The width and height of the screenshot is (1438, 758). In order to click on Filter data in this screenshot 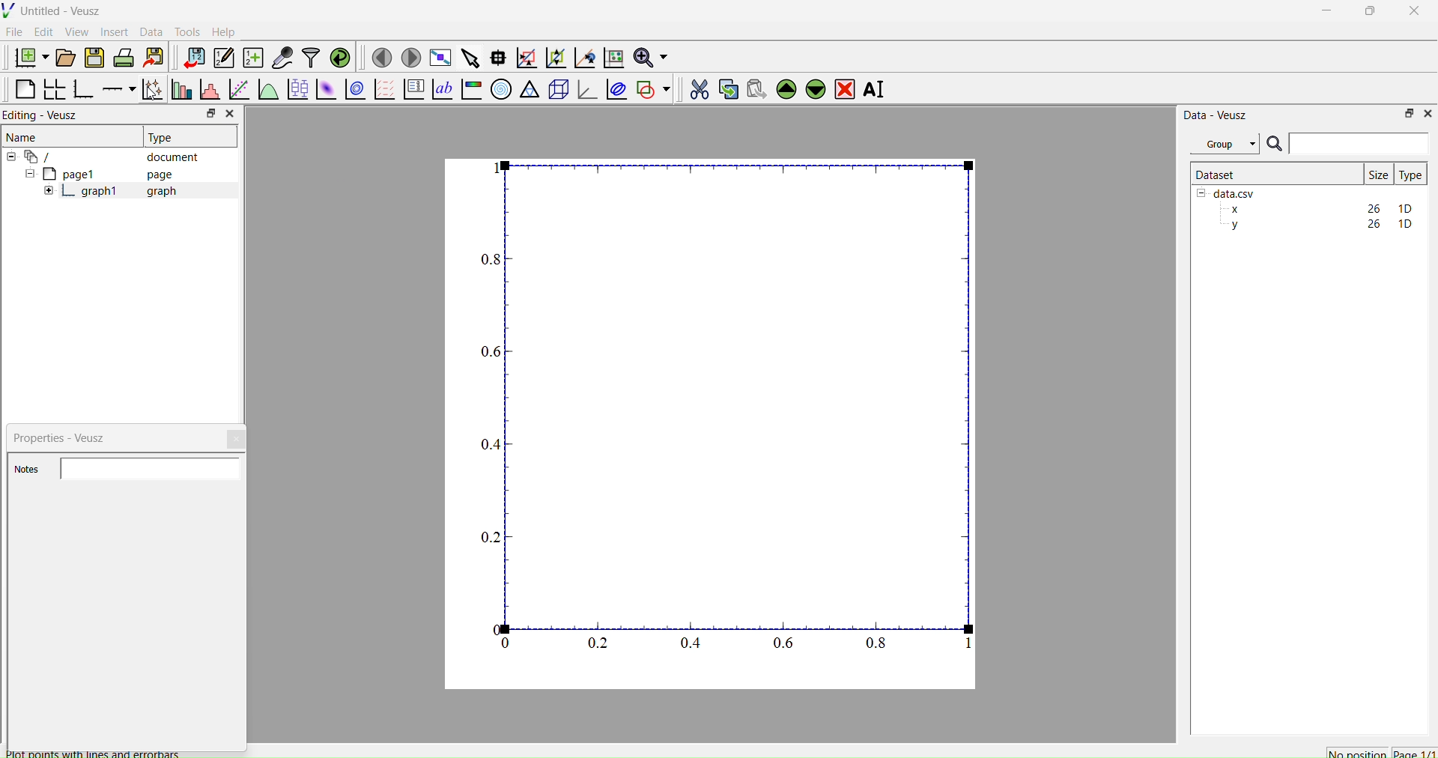, I will do `click(310, 57)`.